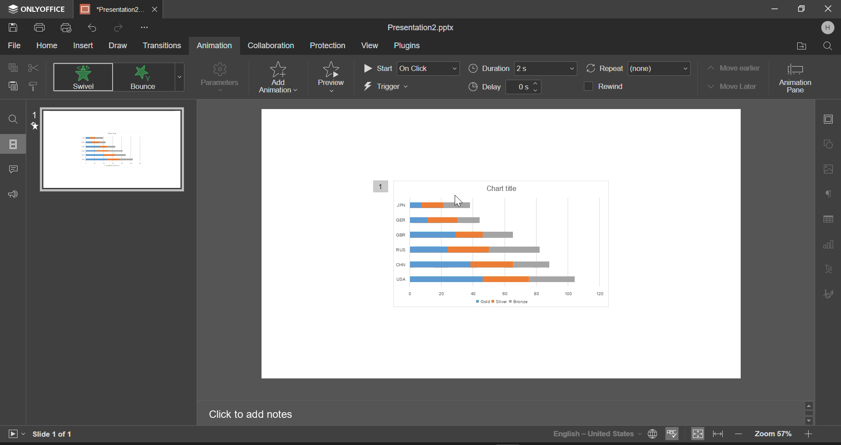  Describe the element at coordinates (145, 77) in the screenshot. I see `Appear` at that location.